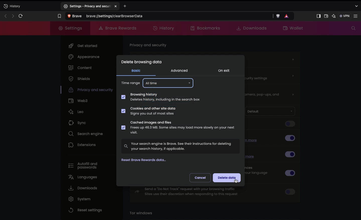  I want to click on Search, so click(352, 28).